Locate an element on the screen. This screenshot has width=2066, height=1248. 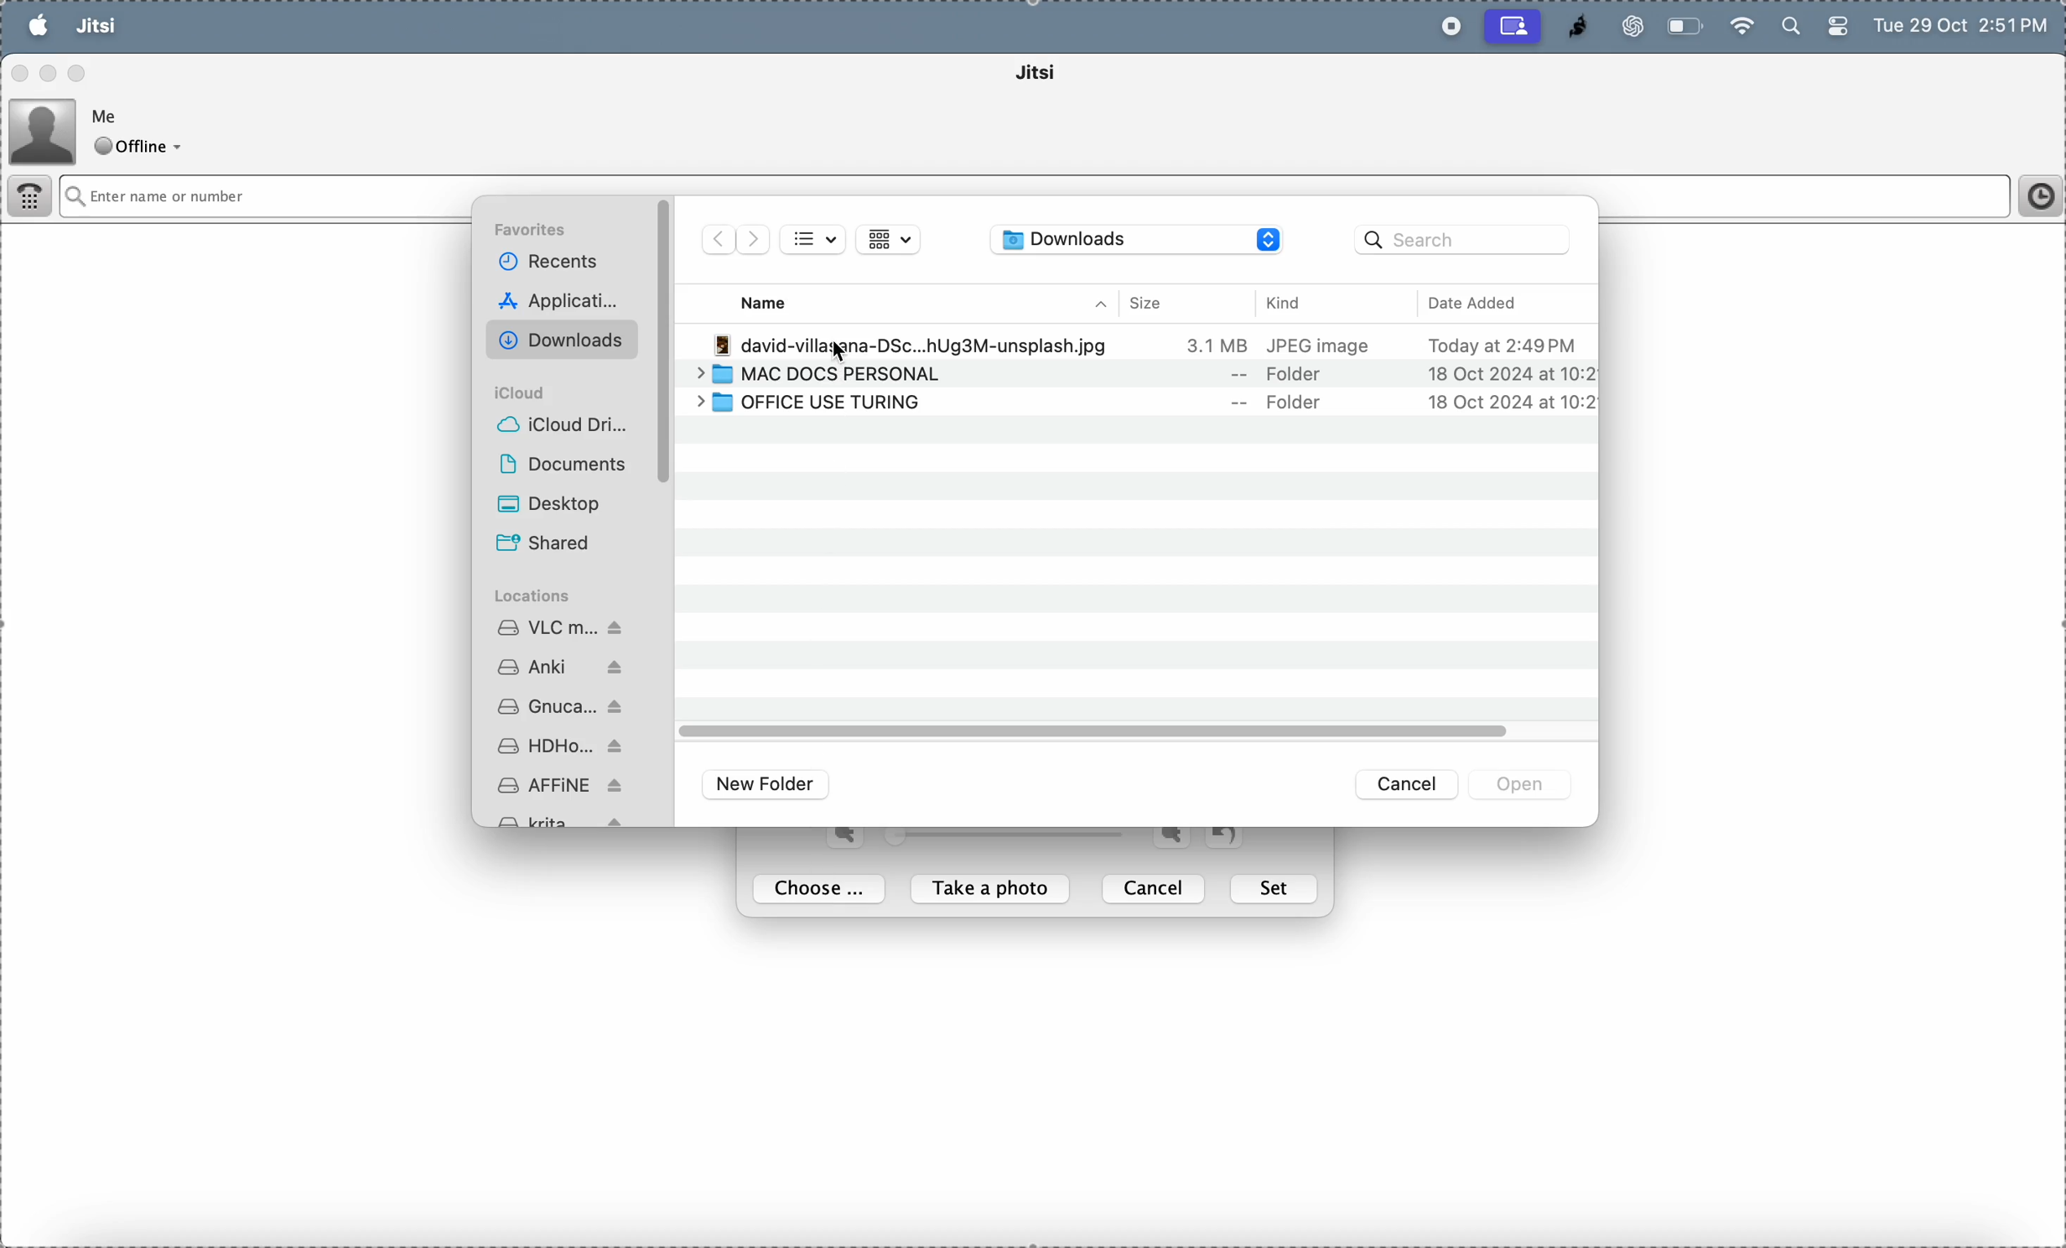
vlc media is located at coordinates (562, 625).